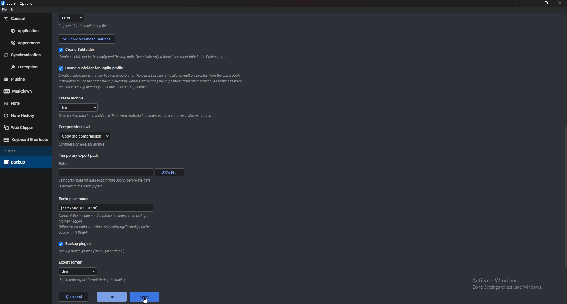  What do you see at coordinates (23, 55) in the screenshot?
I see `Synchronization` at bounding box center [23, 55].